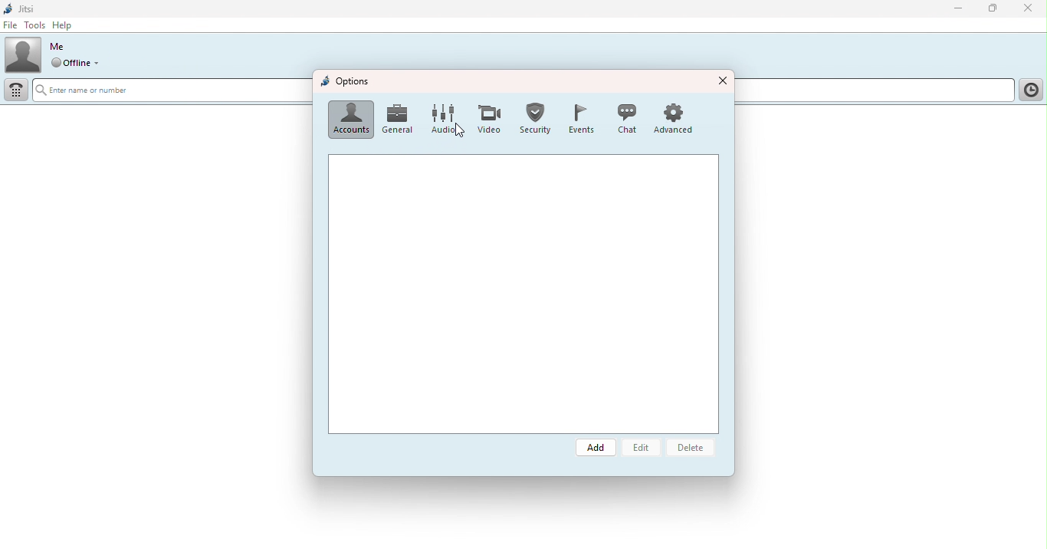  I want to click on Enter name or number, so click(170, 92).